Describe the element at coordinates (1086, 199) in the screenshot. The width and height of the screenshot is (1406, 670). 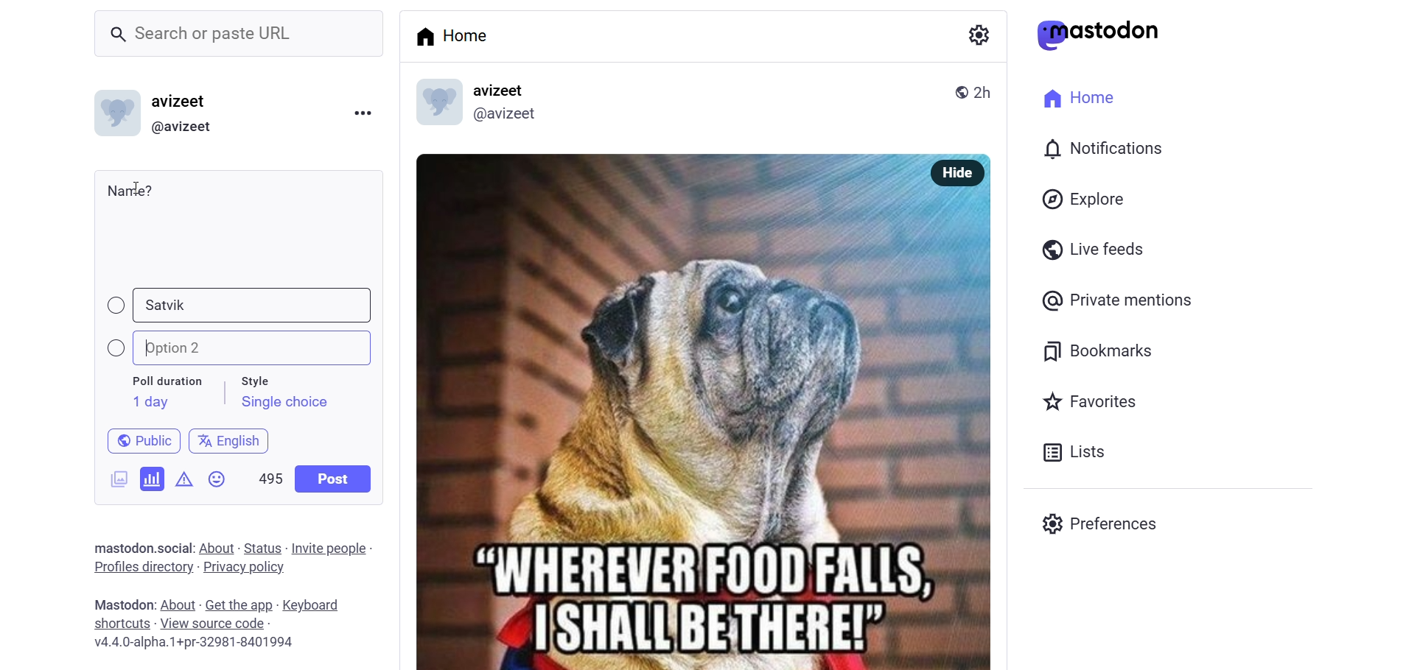
I see `explore` at that location.